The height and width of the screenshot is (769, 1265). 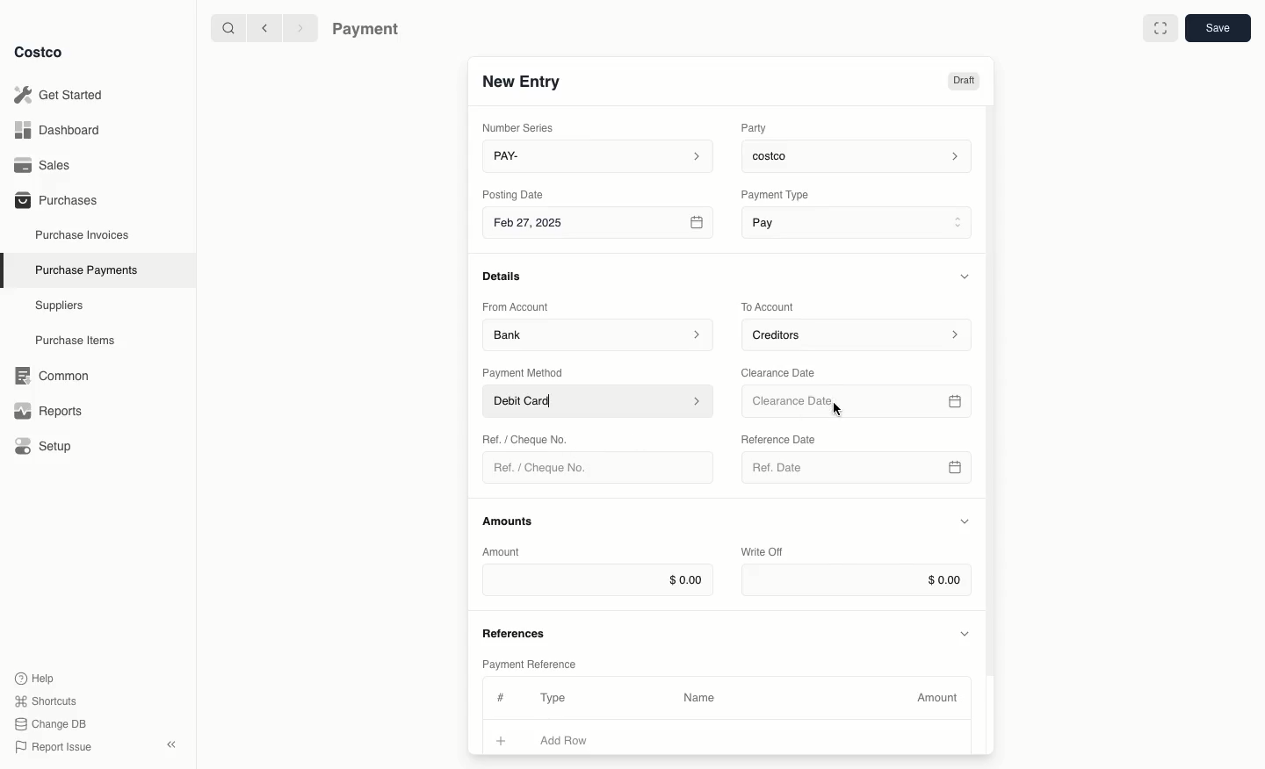 I want to click on #, so click(x=498, y=695).